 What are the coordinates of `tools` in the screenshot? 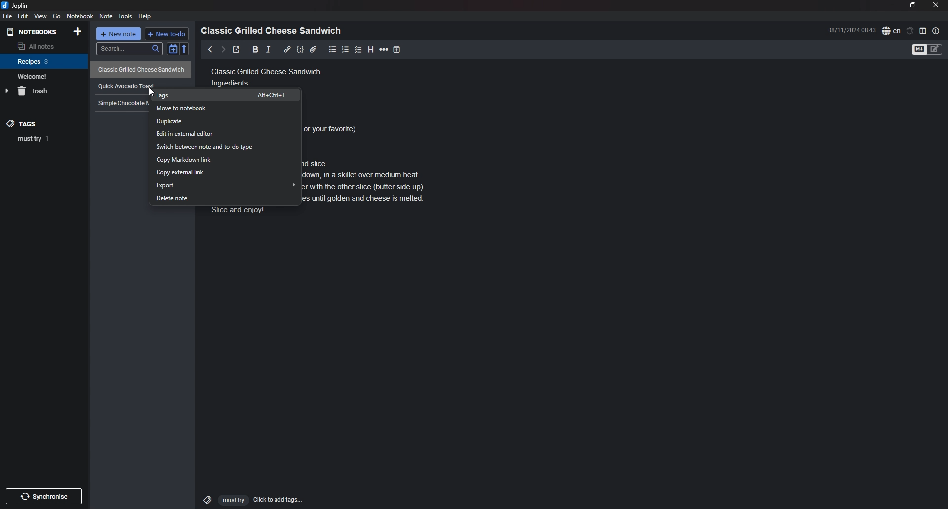 It's located at (126, 16).